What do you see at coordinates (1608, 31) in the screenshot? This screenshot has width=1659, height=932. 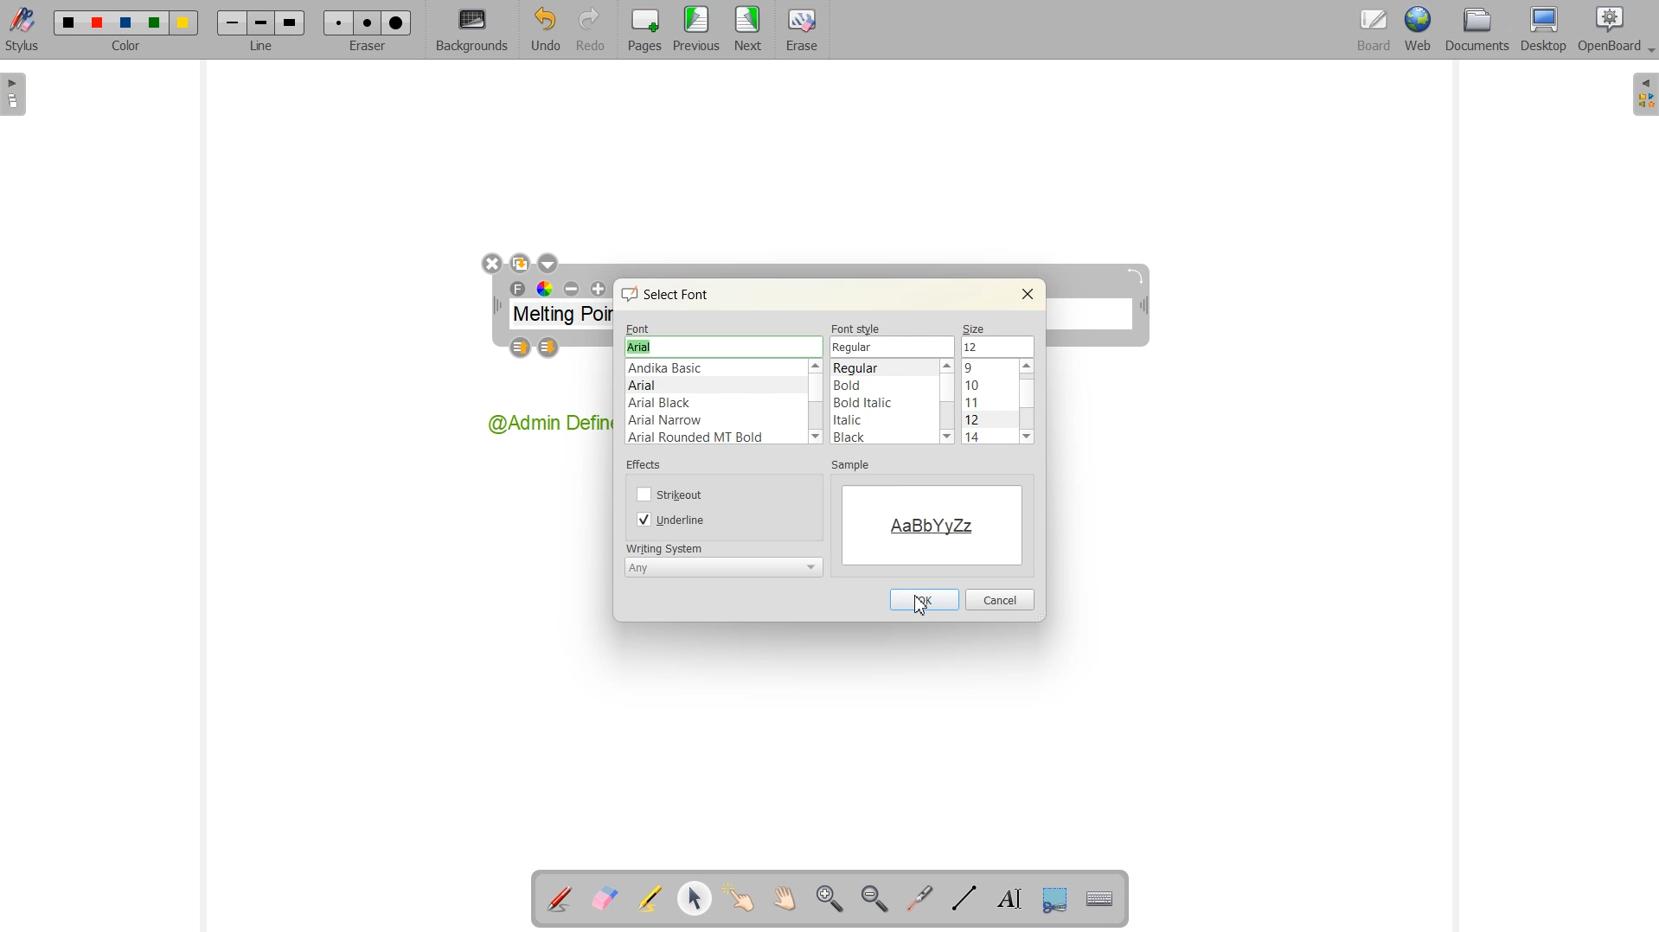 I see `OpenBoard` at bounding box center [1608, 31].